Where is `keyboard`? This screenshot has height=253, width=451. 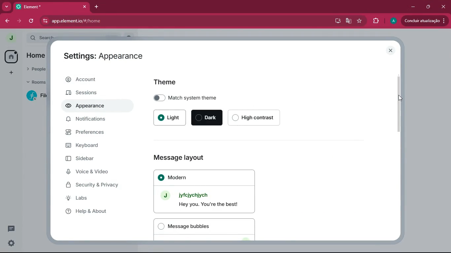 keyboard is located at coordinates (91, 146).